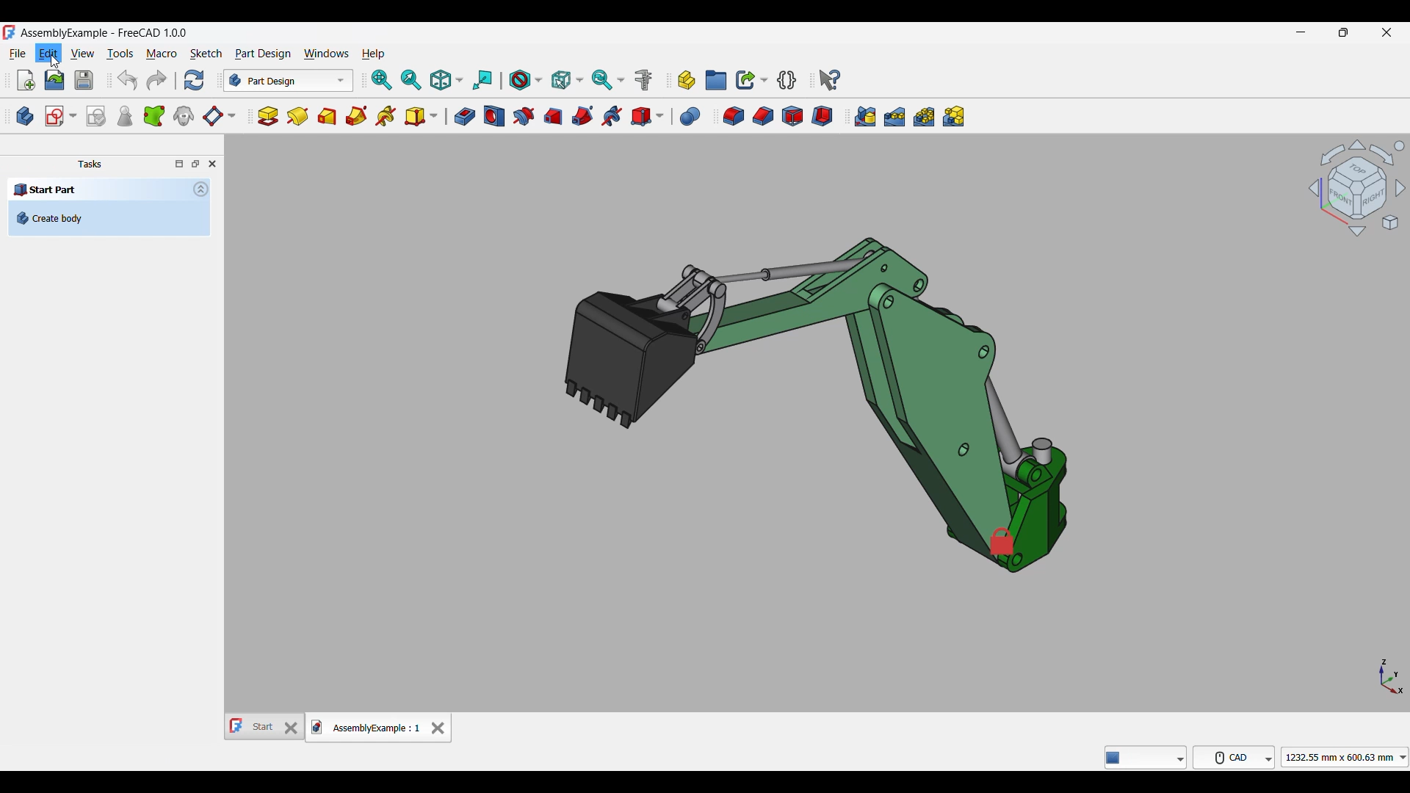  What do you see at coordinates (206, 54) in the screenshot?
I see `Sketch menu ` at bounding box center [206, 54].